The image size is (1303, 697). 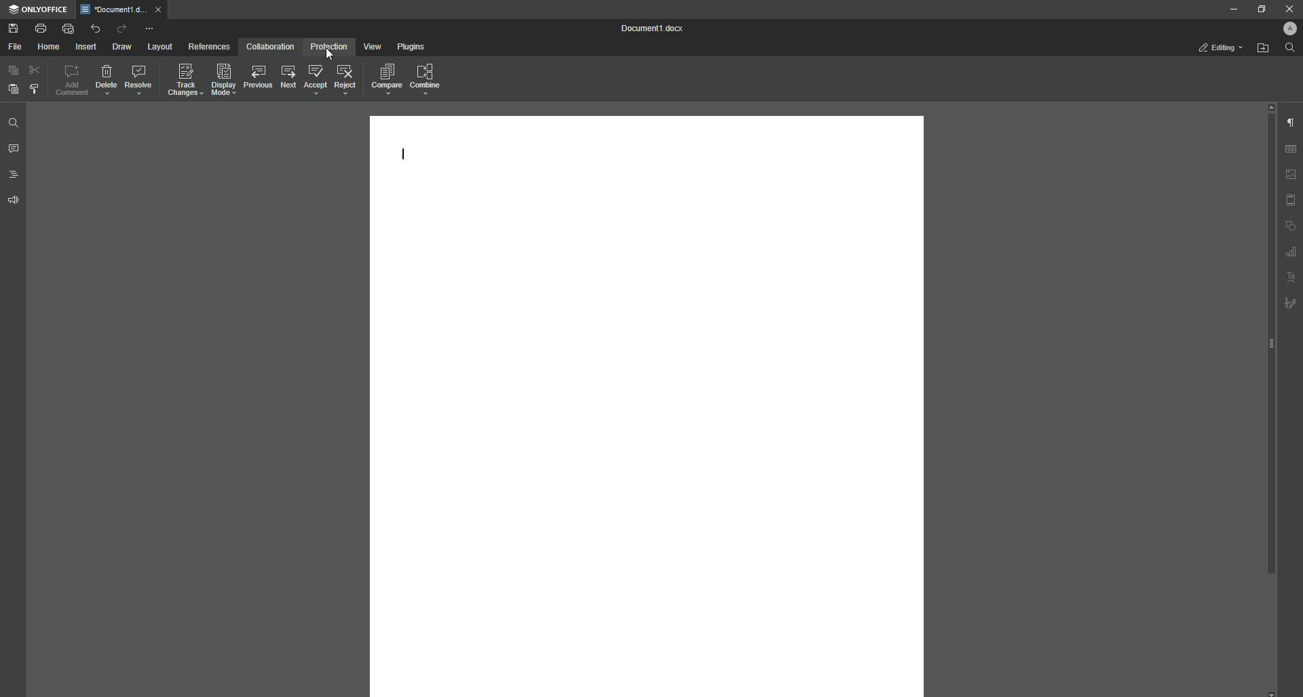 I want to click on Next, so click(x=287, y=81).